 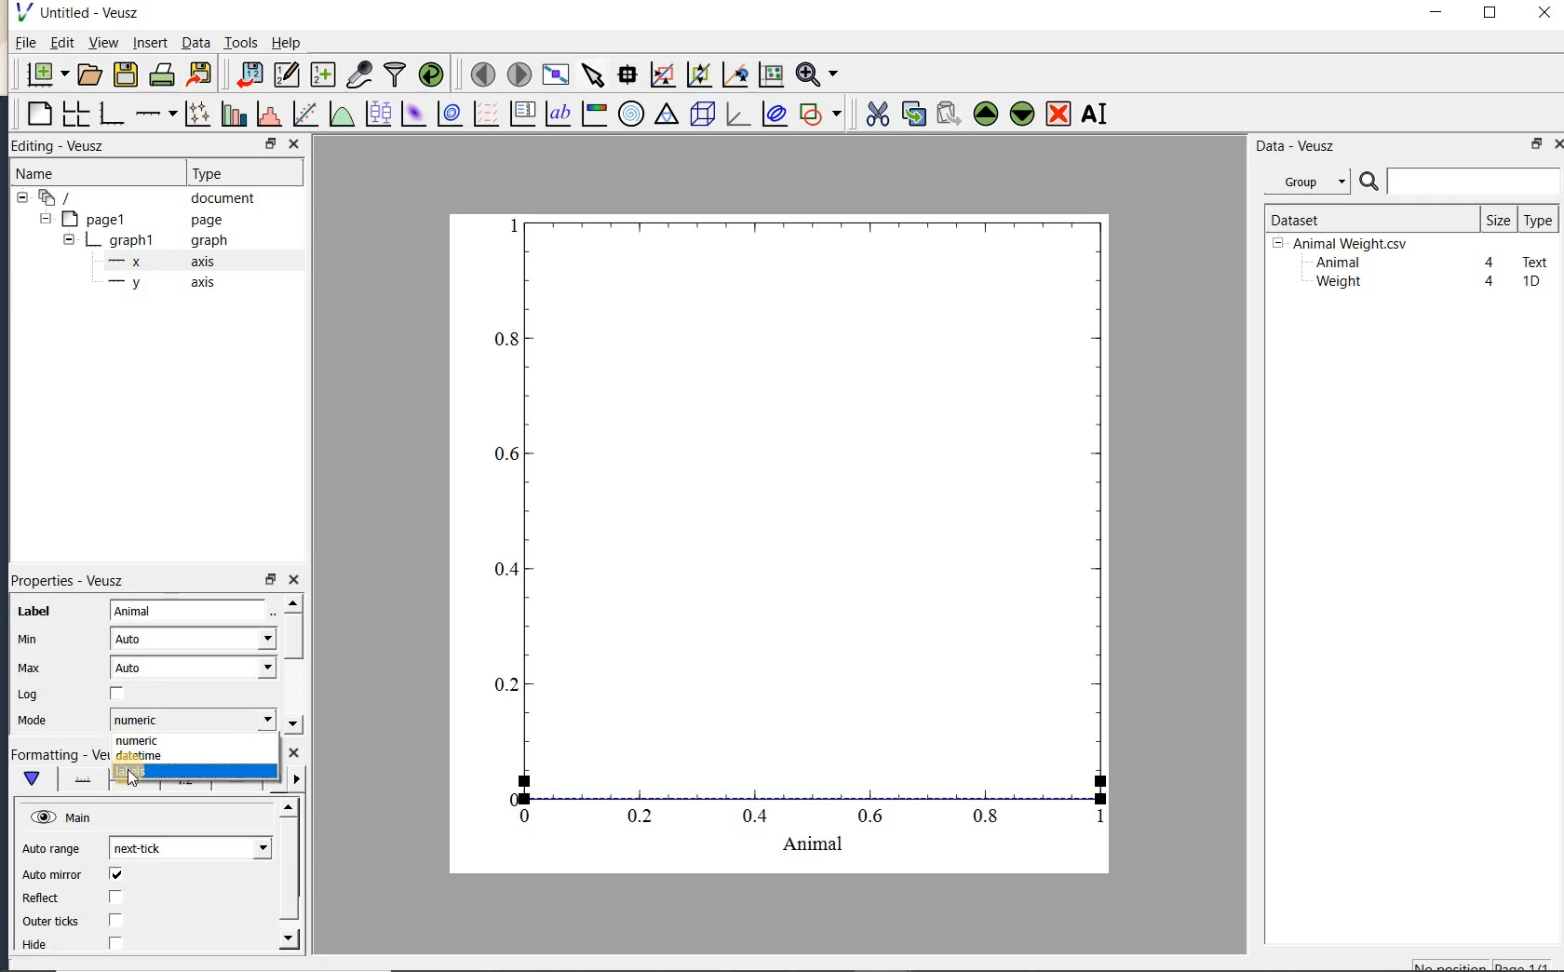 What do you see at coordinates (323, 73) in the screenshot?
I see `create new datasets` at bounding box center [323, 73].